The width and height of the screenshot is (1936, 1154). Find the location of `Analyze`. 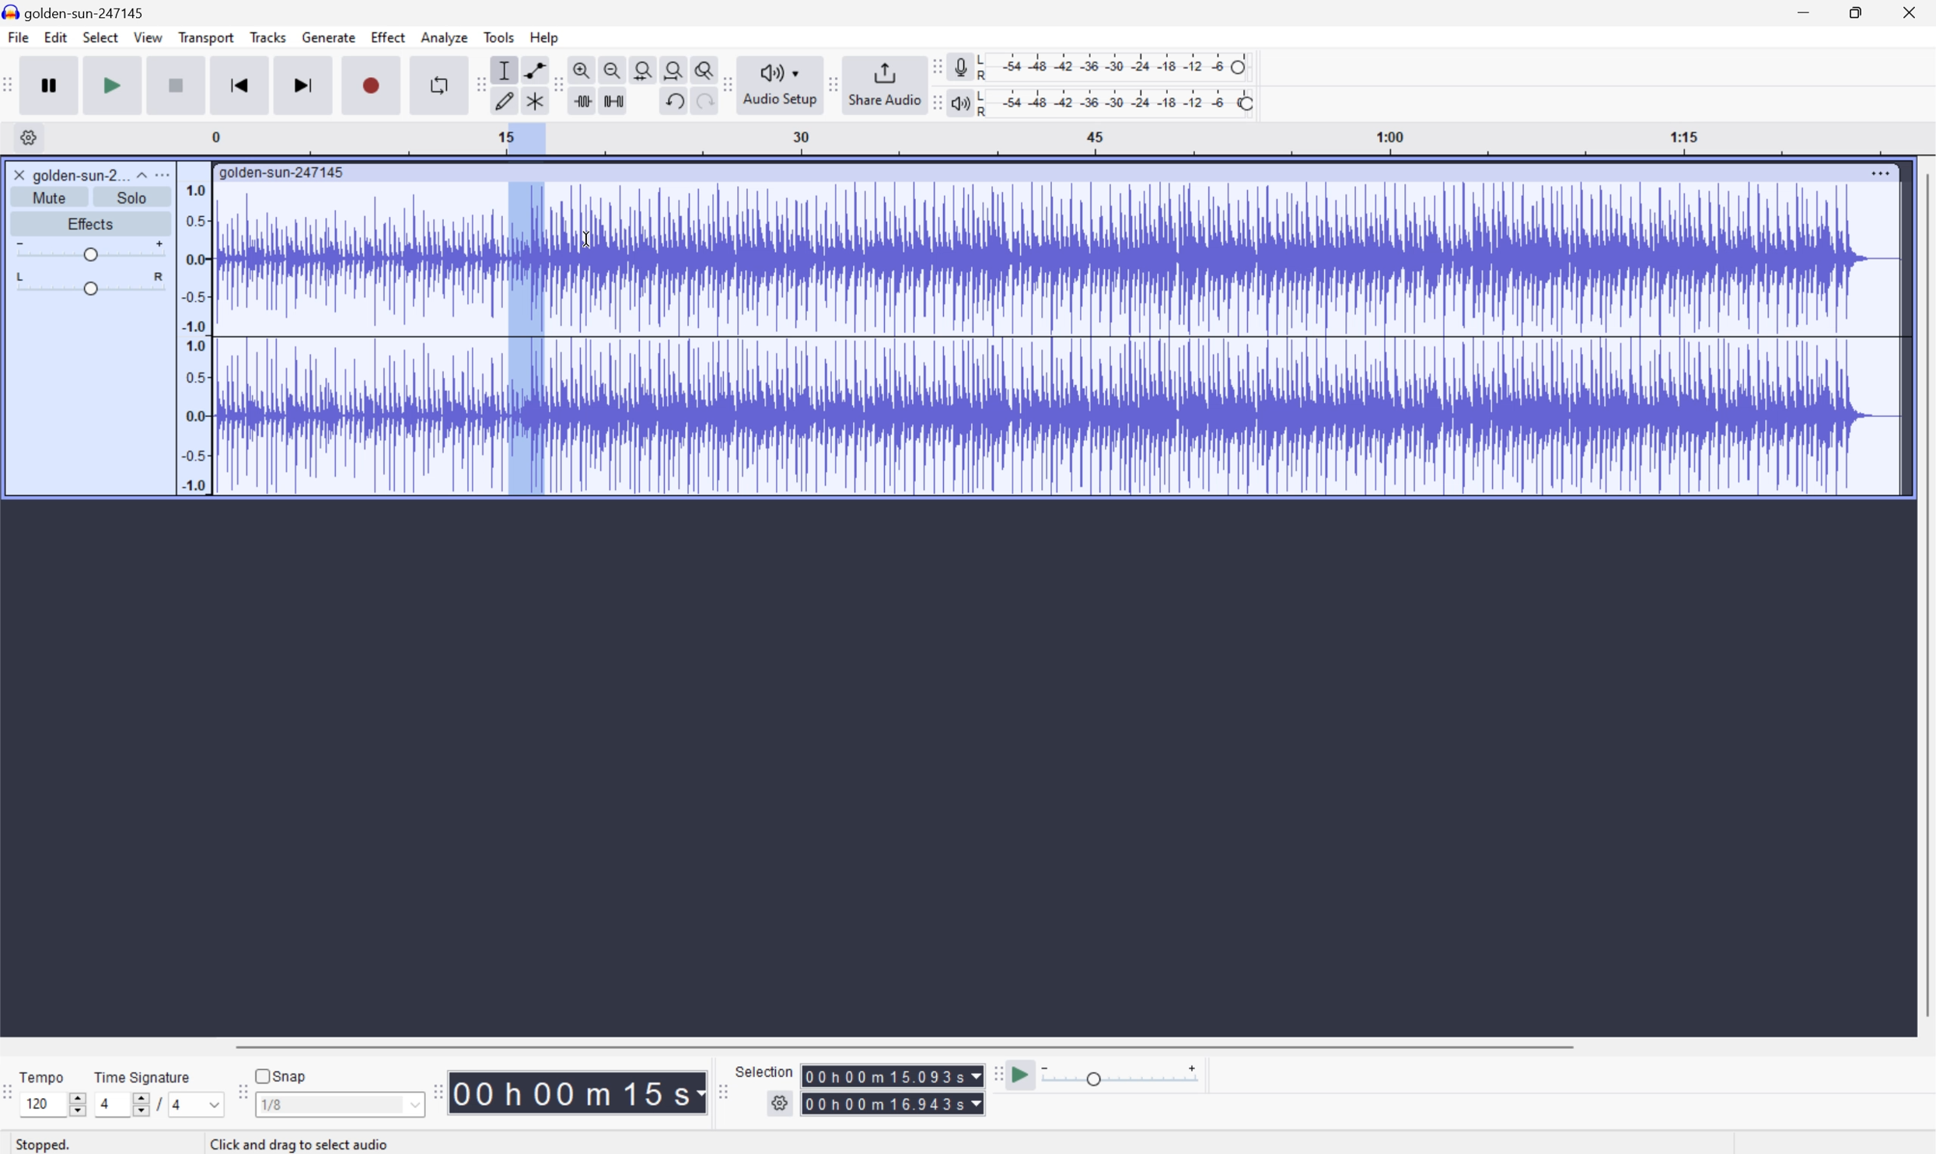

Analyze is located at coordinates (443, 37).